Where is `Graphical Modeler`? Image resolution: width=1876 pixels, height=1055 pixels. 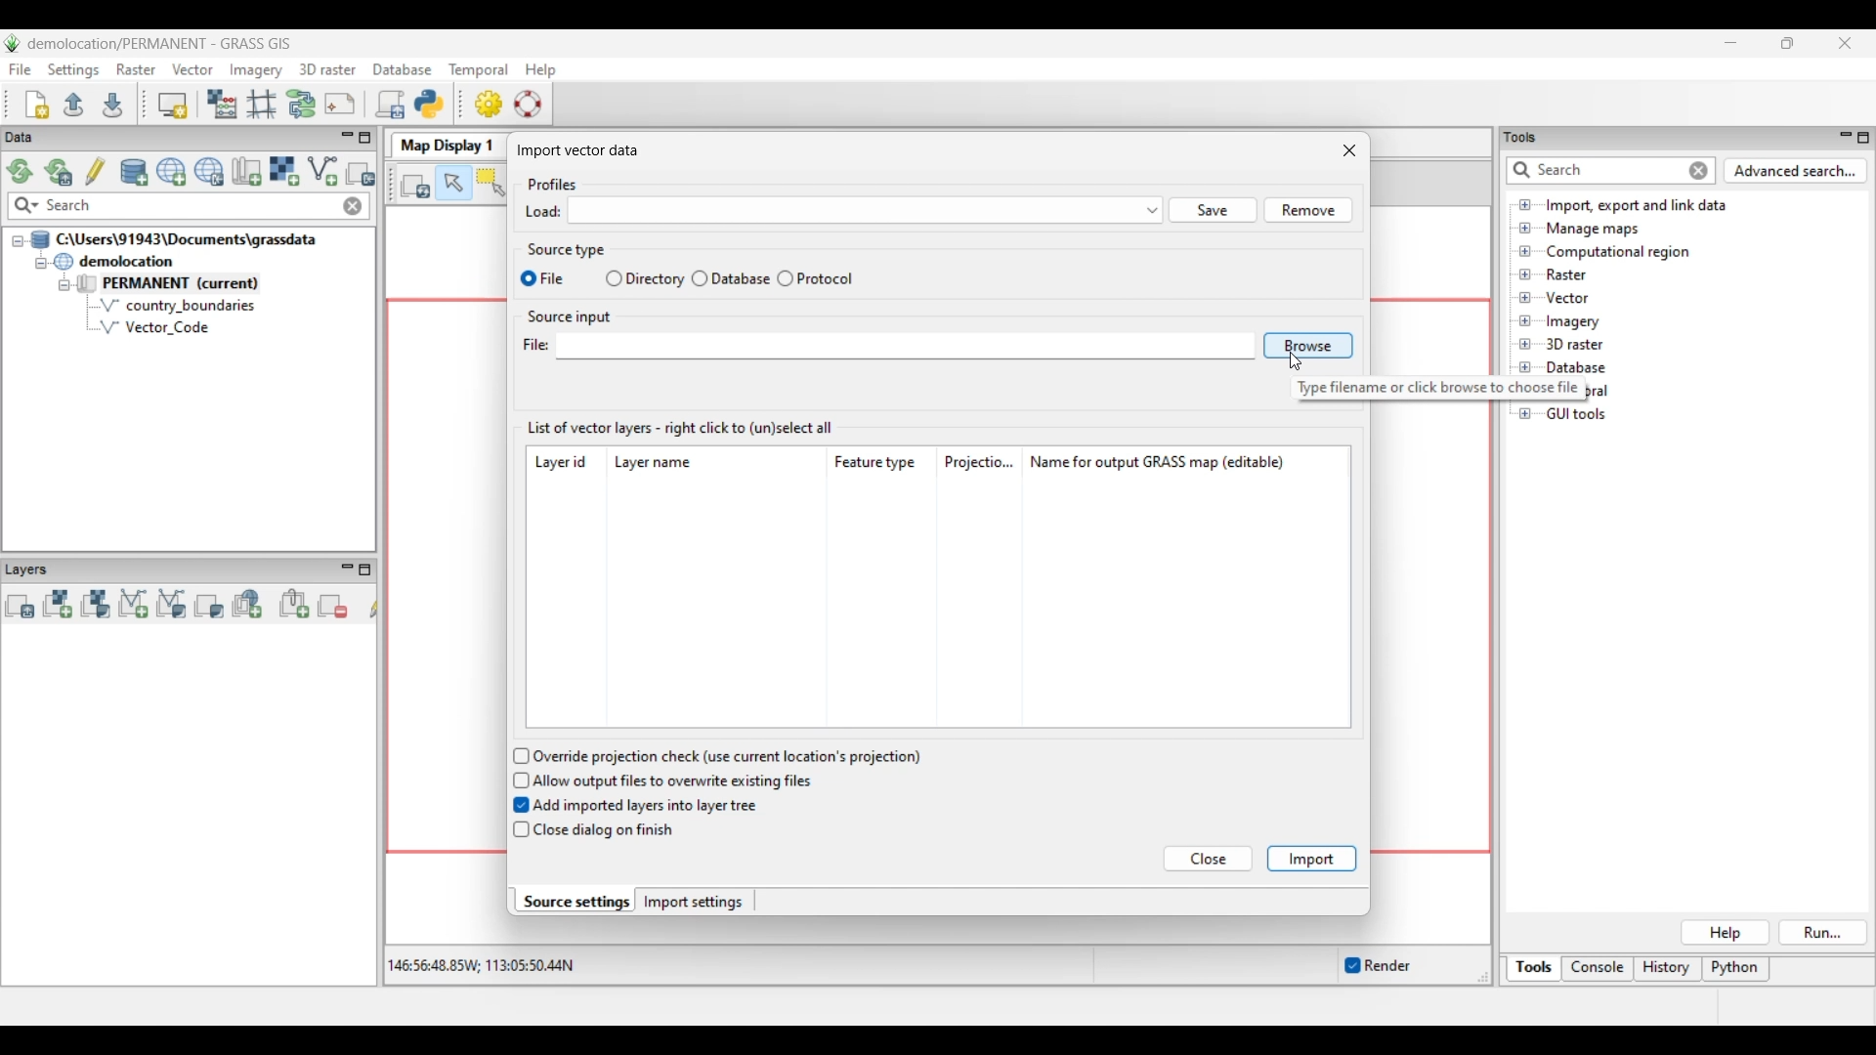 Graphical Modeler is located at coordinates (302, 104).